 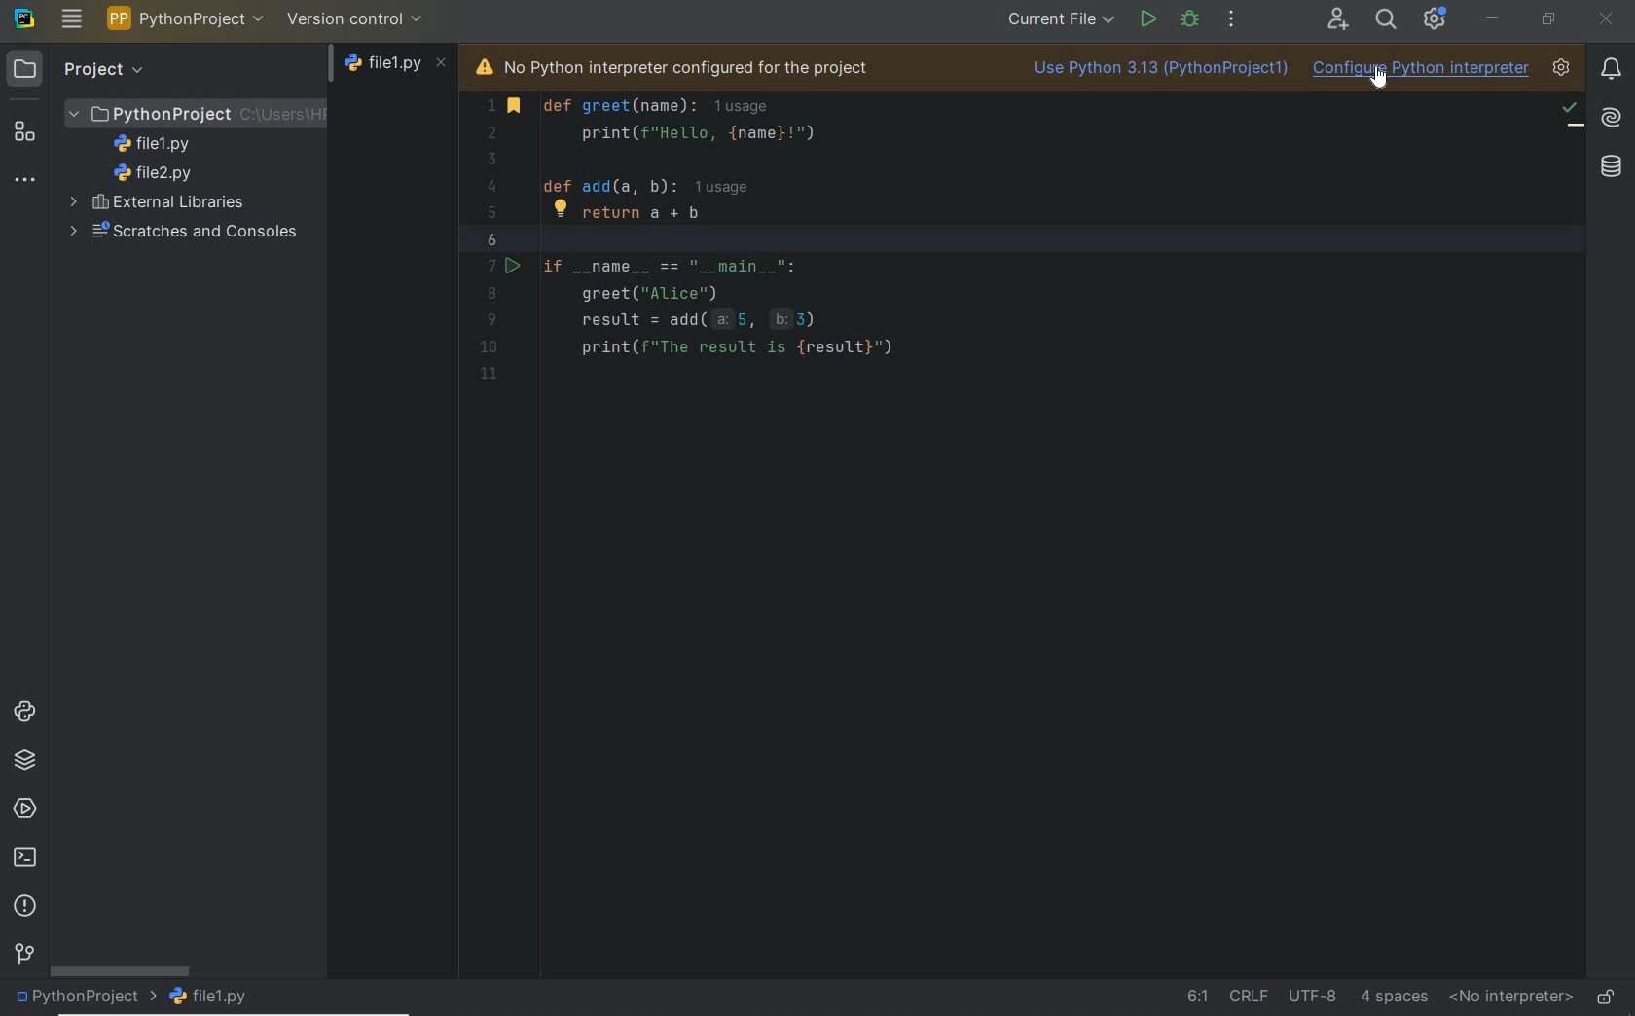 What do you see at coordinates (355, 18) in the screenshot?
I see `version control` at bounding box center [355, 18].